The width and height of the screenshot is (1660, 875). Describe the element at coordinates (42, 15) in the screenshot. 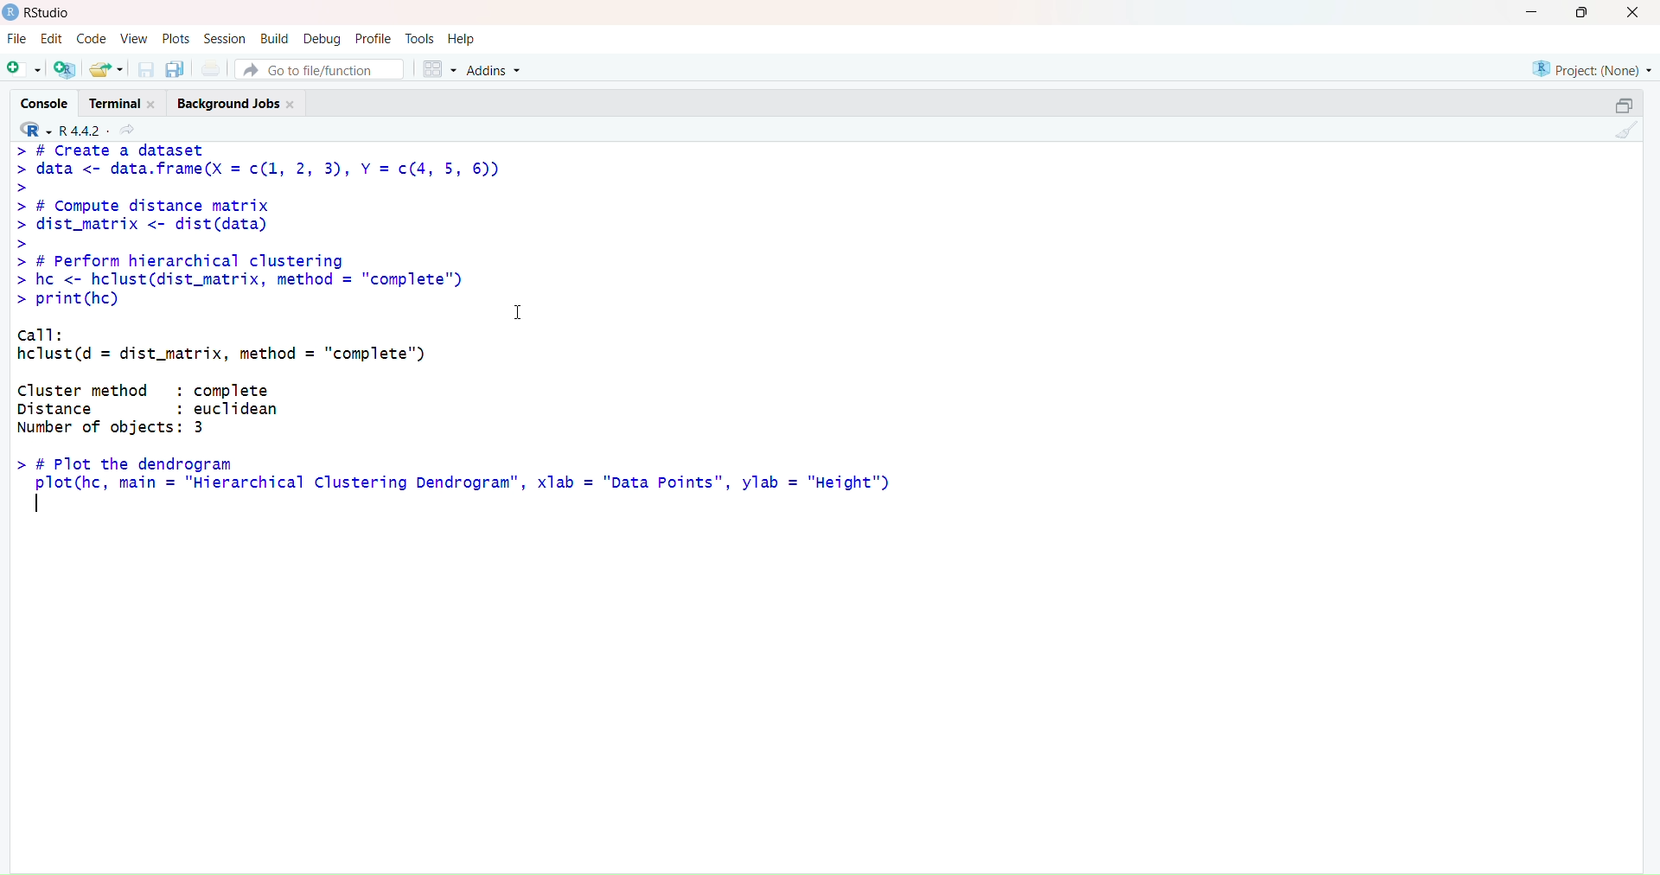

I see `RStudio` at that location.